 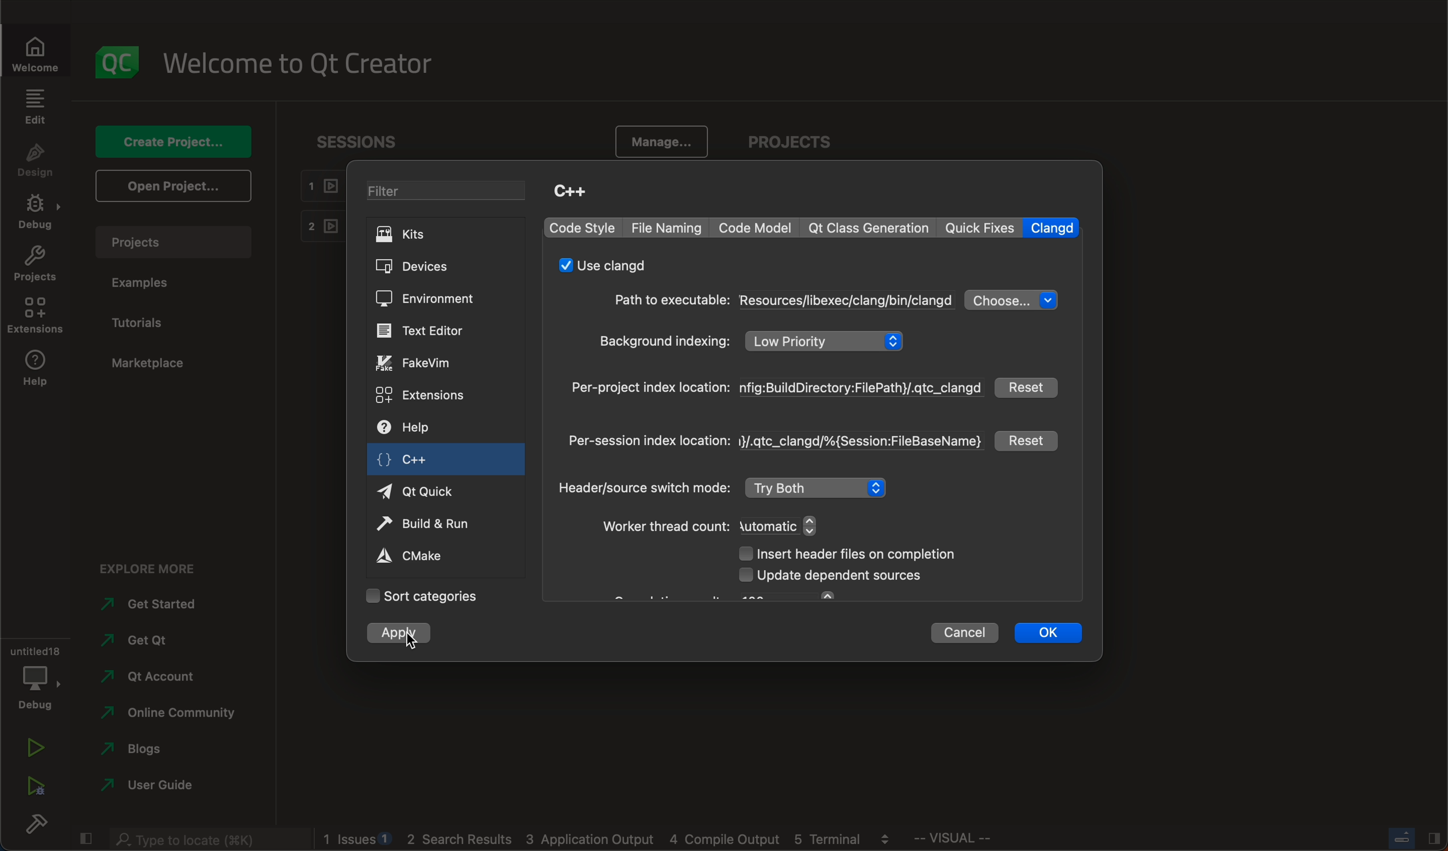 What do you see at coordinates (37, 265) in the screenshot?
I see `projects` at bounding box center [37, 265].